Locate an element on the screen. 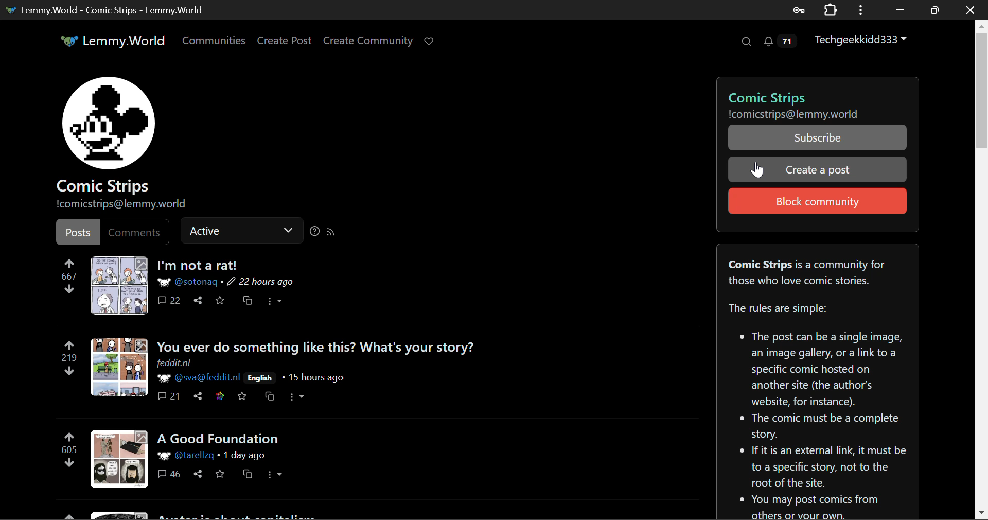 This screenshot has height=520, width=988. !comicstrips@lemmy.world is located at coordinates (816, 115).